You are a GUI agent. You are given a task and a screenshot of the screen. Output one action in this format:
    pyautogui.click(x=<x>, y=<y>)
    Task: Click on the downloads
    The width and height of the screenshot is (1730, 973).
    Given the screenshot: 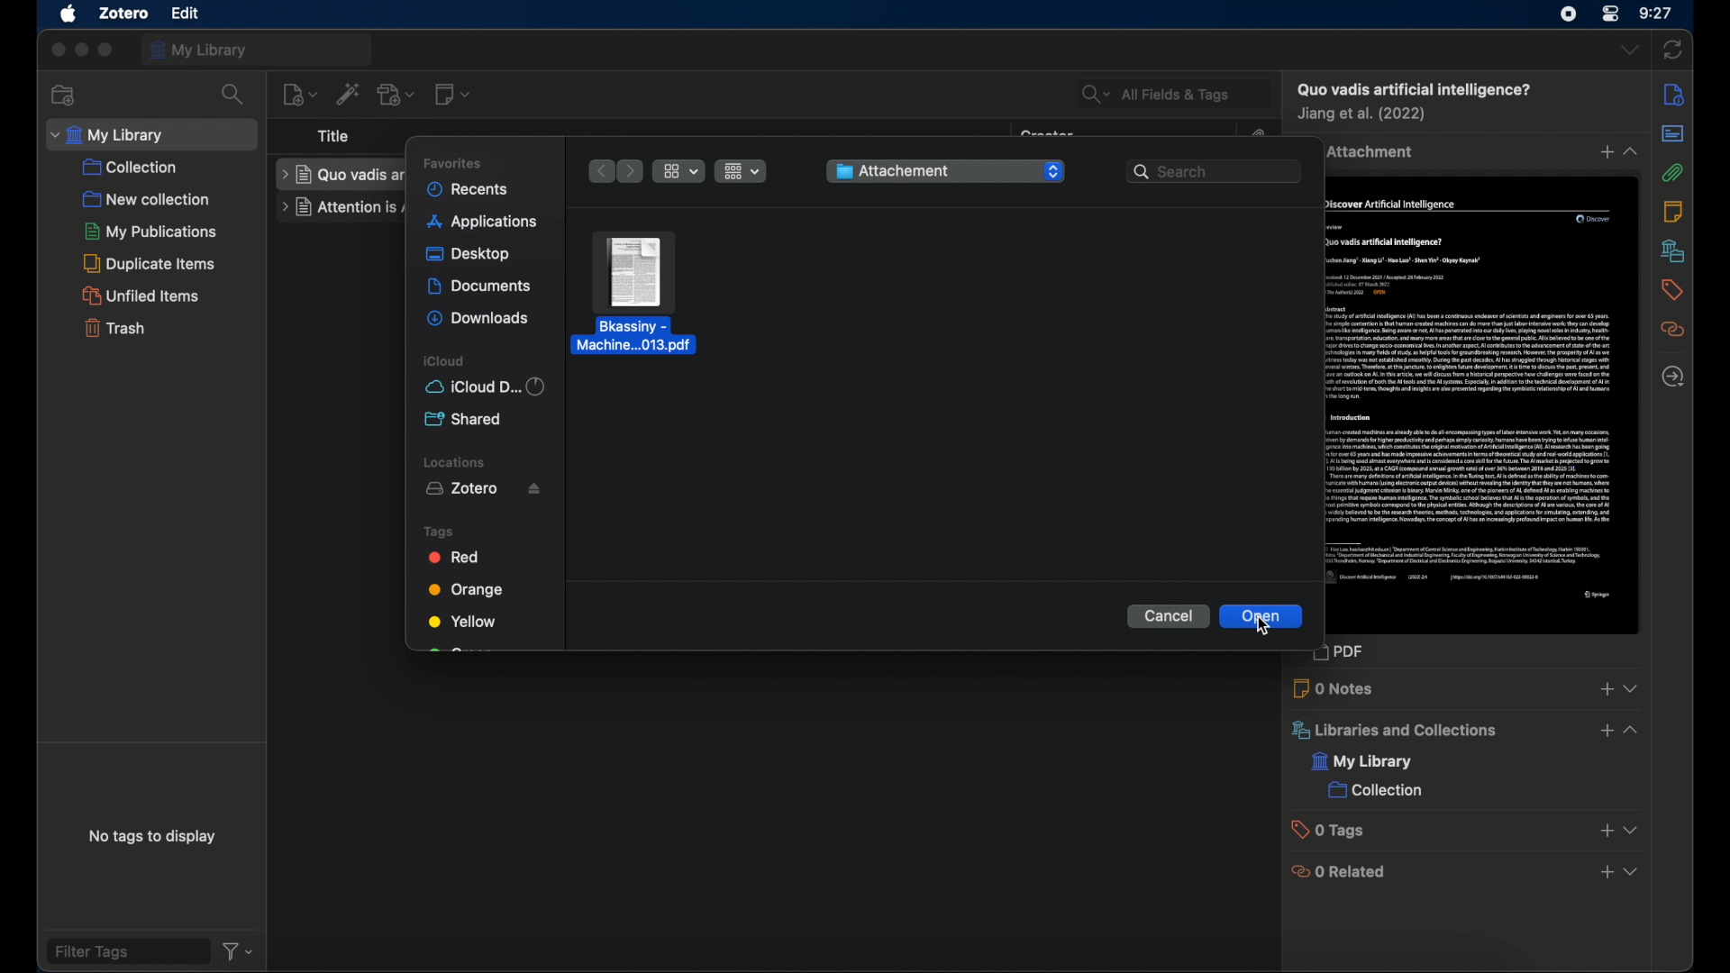 What is the action you would take?
    pyautogui.click(x=478, y=320)
    